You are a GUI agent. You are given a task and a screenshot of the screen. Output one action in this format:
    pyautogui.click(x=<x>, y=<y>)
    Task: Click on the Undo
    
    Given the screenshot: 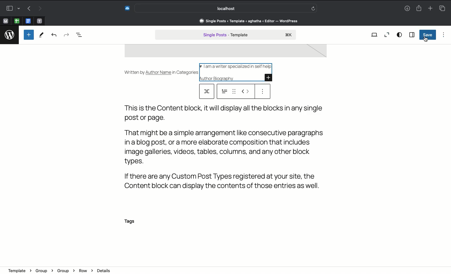 What is the action you would take?
    pyautogui.click(x=54, y=35)
    